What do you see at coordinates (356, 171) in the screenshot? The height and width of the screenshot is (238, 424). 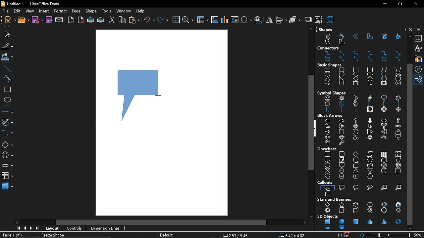 I see `extract` at bounding box center [356, 171].